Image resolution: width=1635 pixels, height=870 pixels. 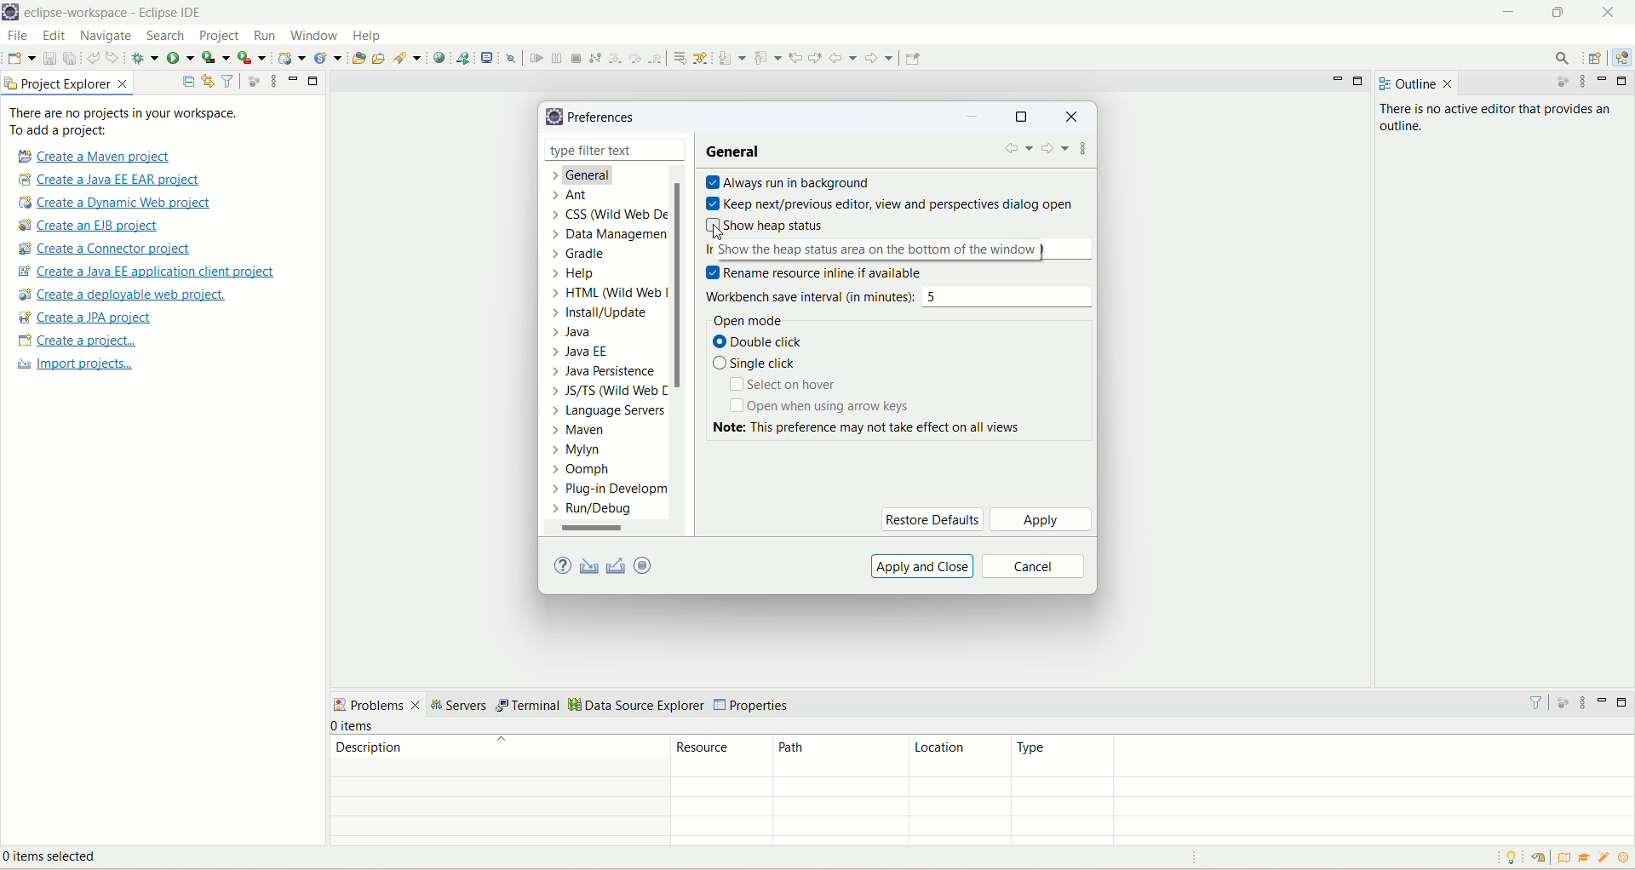 I want to click on resume, so click(x=535, y=58).